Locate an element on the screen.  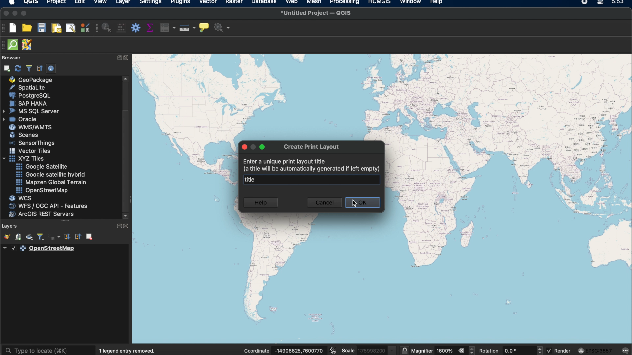
new print layout is located at coordinates (57, 28).